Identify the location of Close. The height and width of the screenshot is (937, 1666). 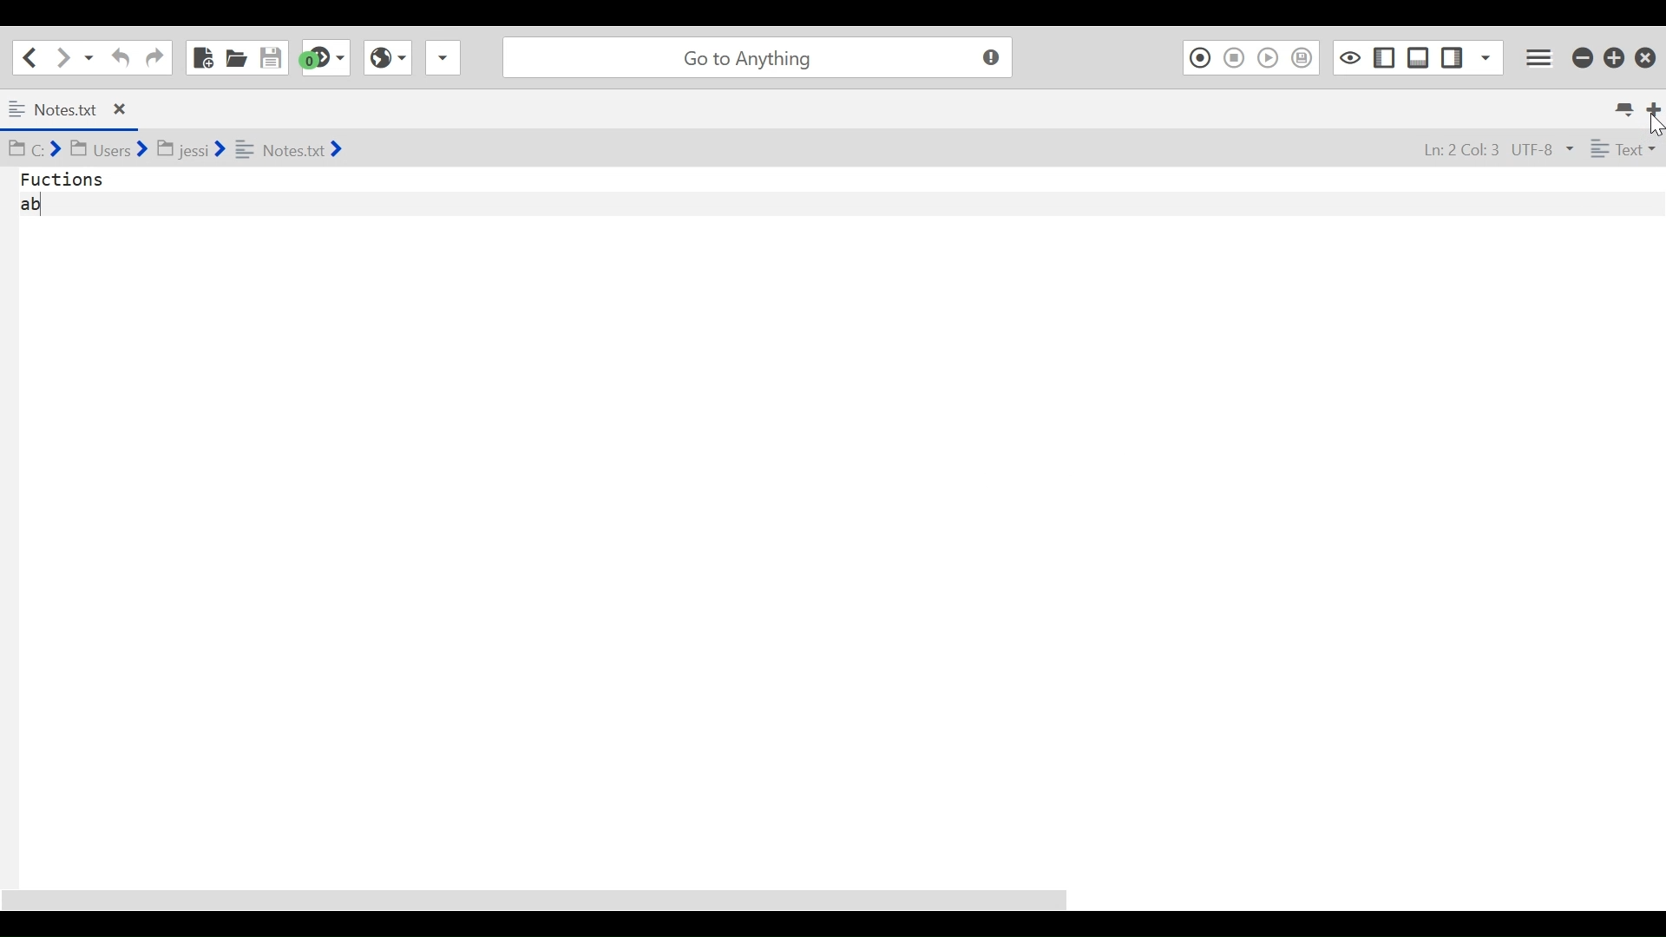
(1646, 58).